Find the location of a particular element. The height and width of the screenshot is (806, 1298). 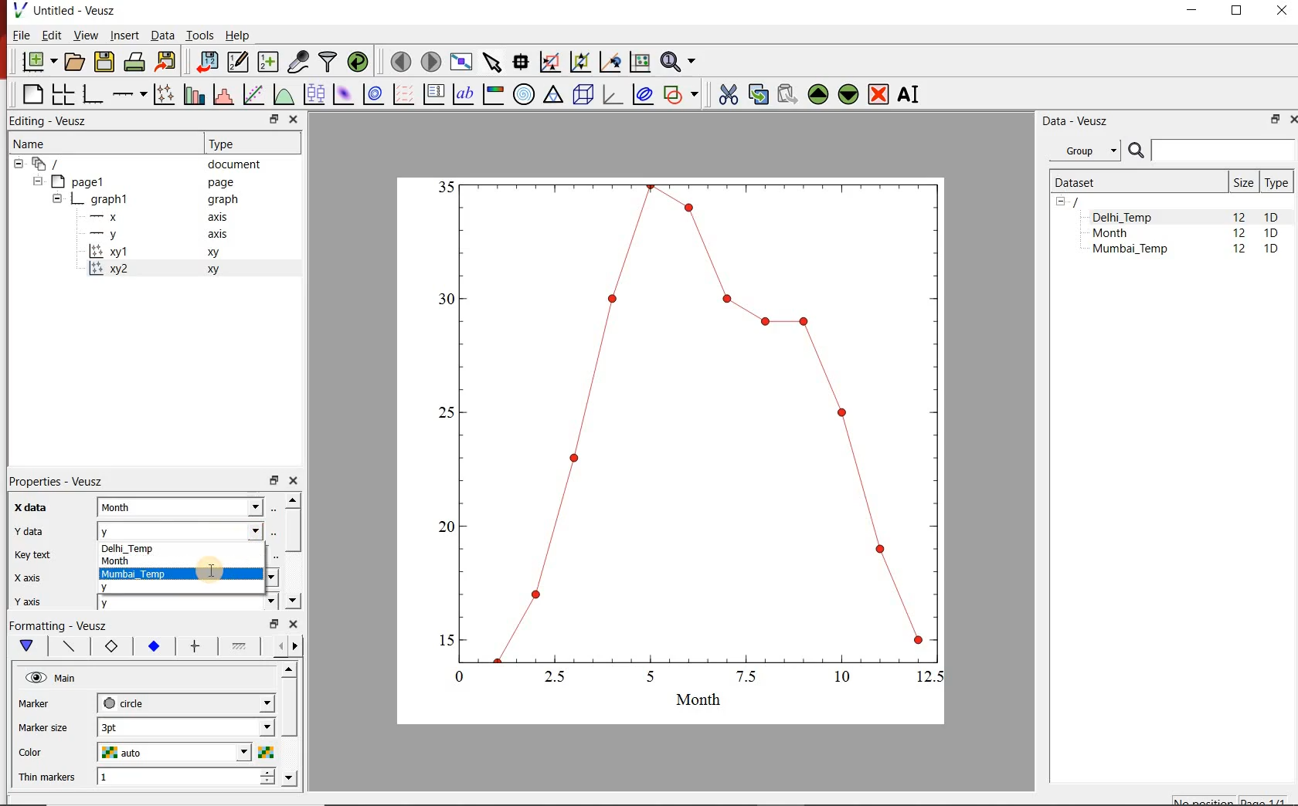

zoom functions menu is located at coordinates (680, 62).